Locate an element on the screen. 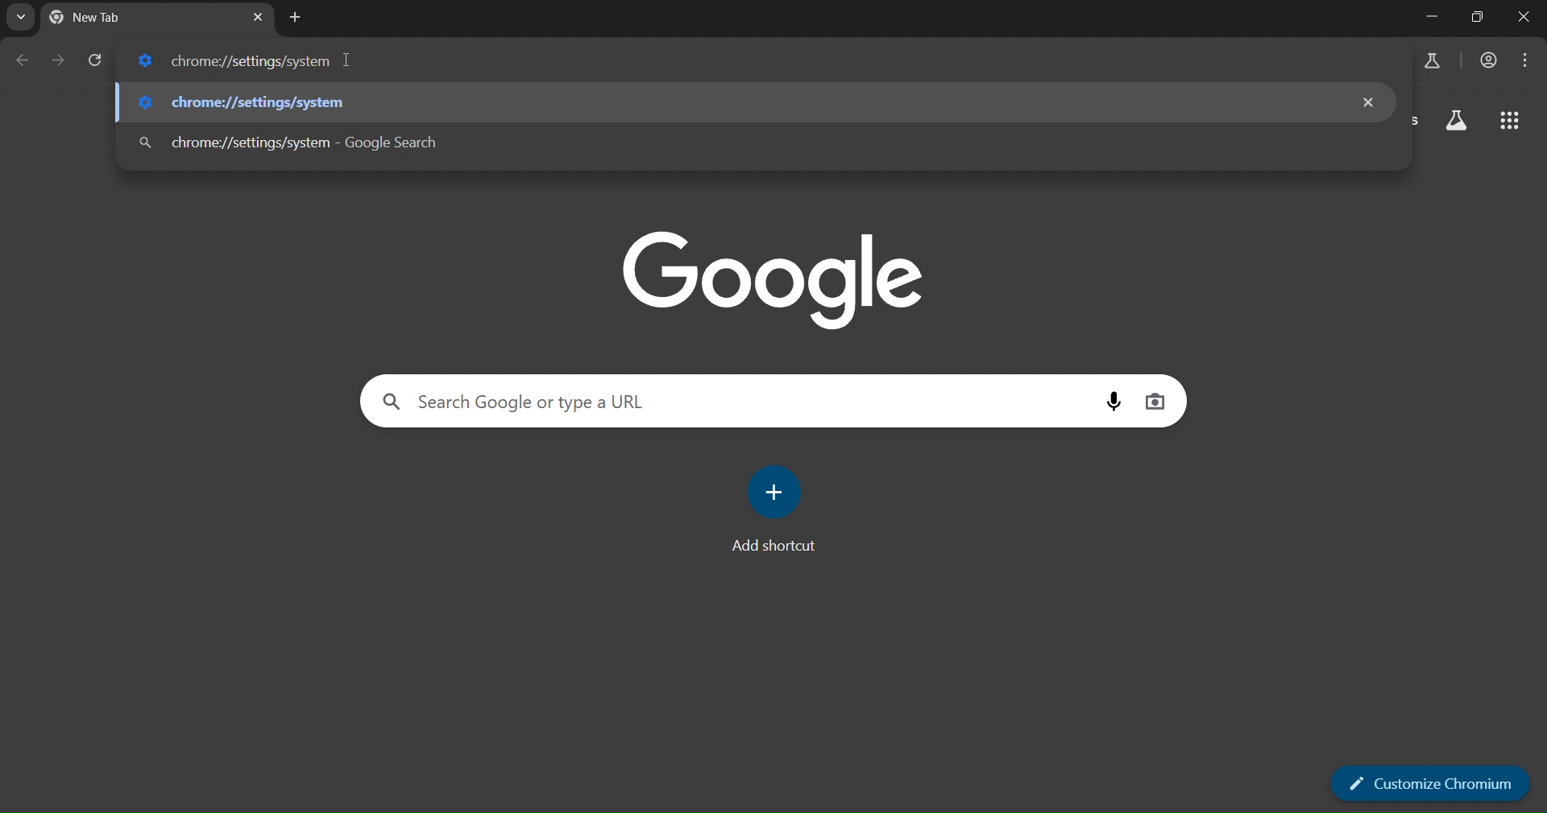 The image size is (1547, 813). search labs is located at coordinates (1432, 60).